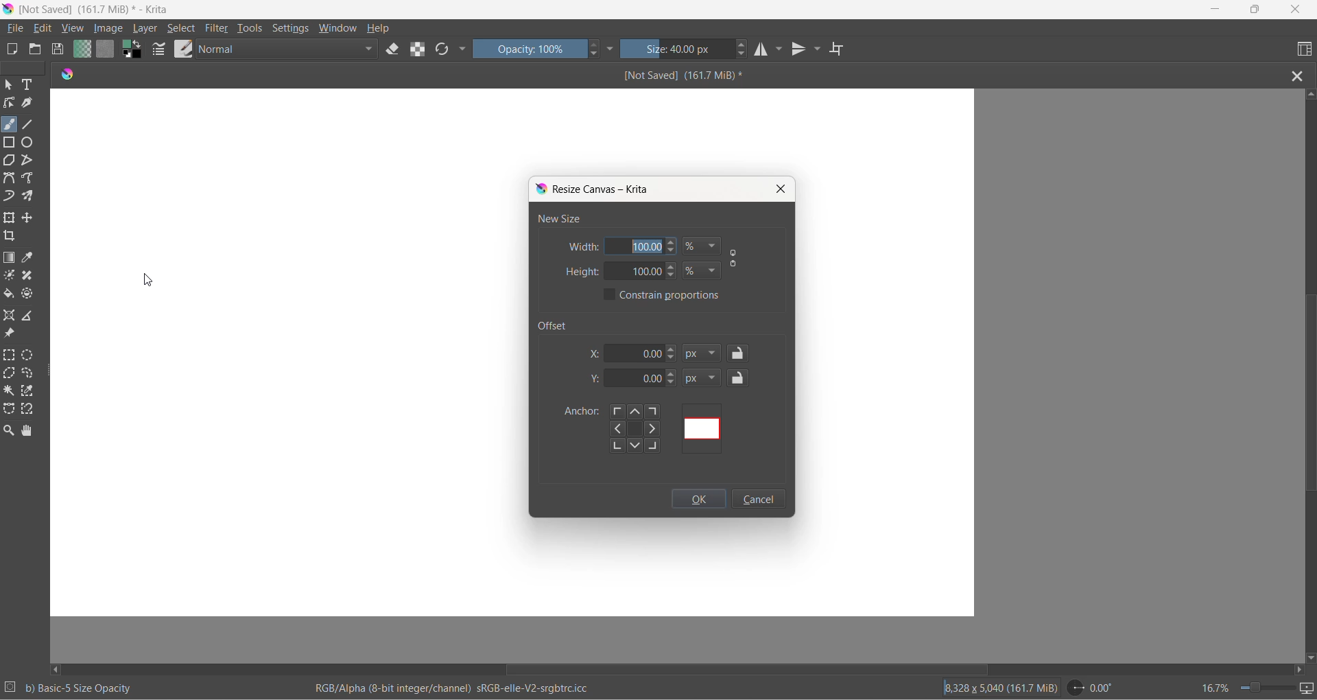 The height and width of the screenshot is (700, 1317). What do you see at coordinates (637, 353) in the screenshot?
I see `offset x-axis value box` at bounding box center [637, 353].